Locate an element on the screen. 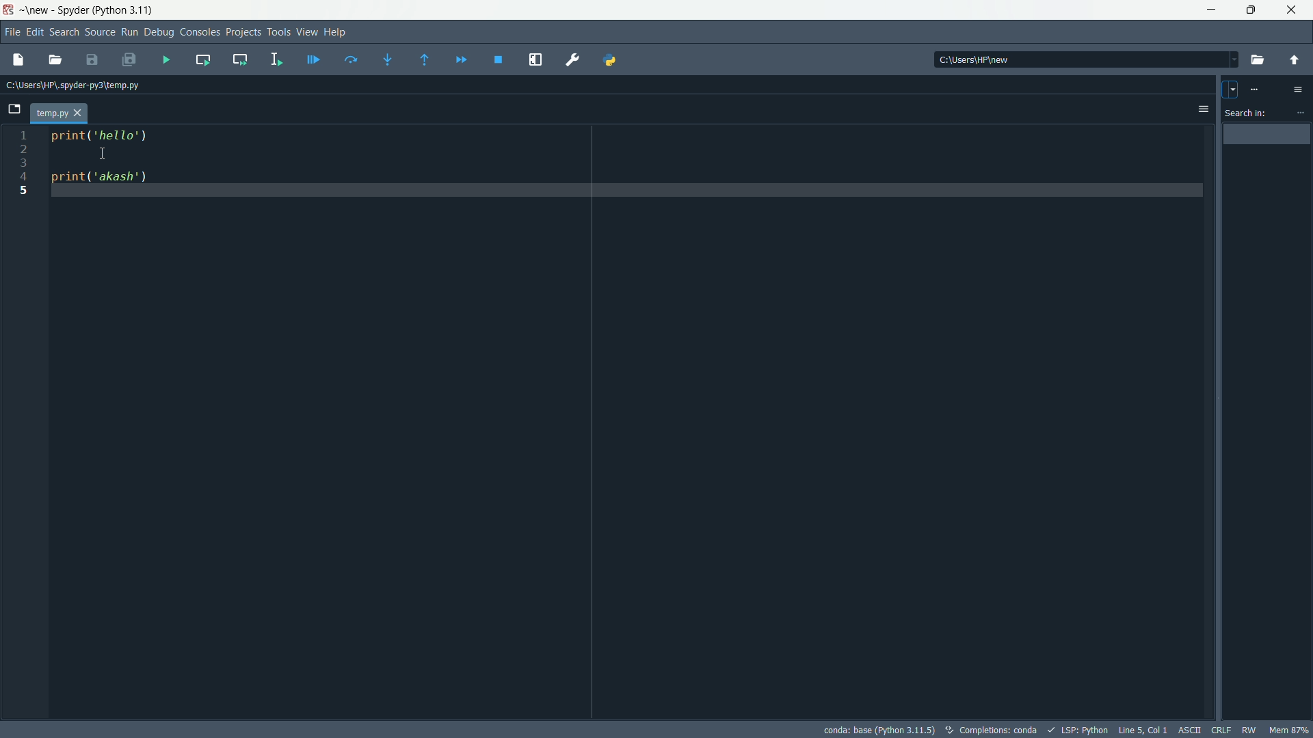 This screenshot has width=1313, height=738. continue execution until next breakpoint is located at coordinates (460, 61).